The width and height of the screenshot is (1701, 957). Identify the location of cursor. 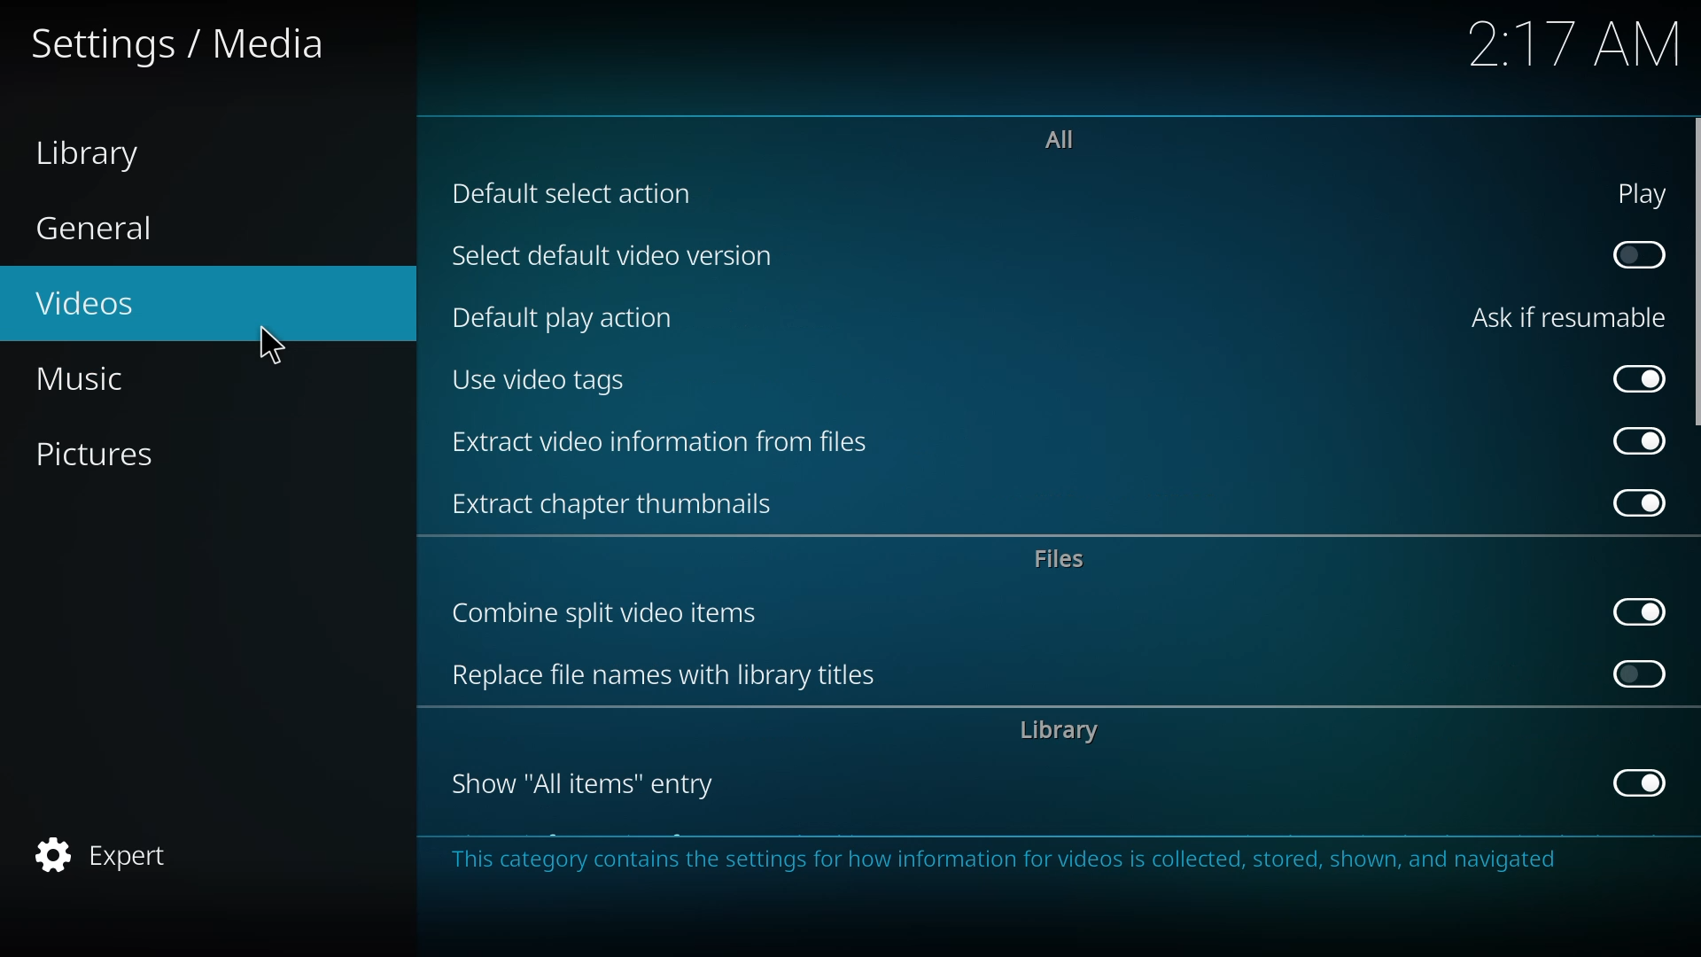
(275, 347).